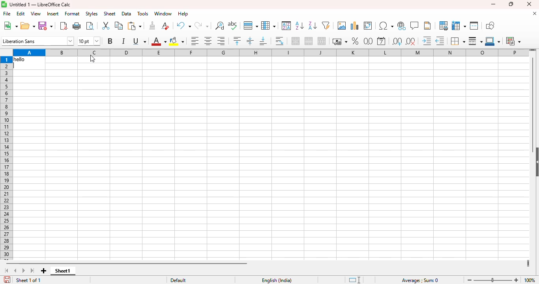  Describe the element at coordinates (411, 41) in the screenshot. I see `delete decimal` at that location.